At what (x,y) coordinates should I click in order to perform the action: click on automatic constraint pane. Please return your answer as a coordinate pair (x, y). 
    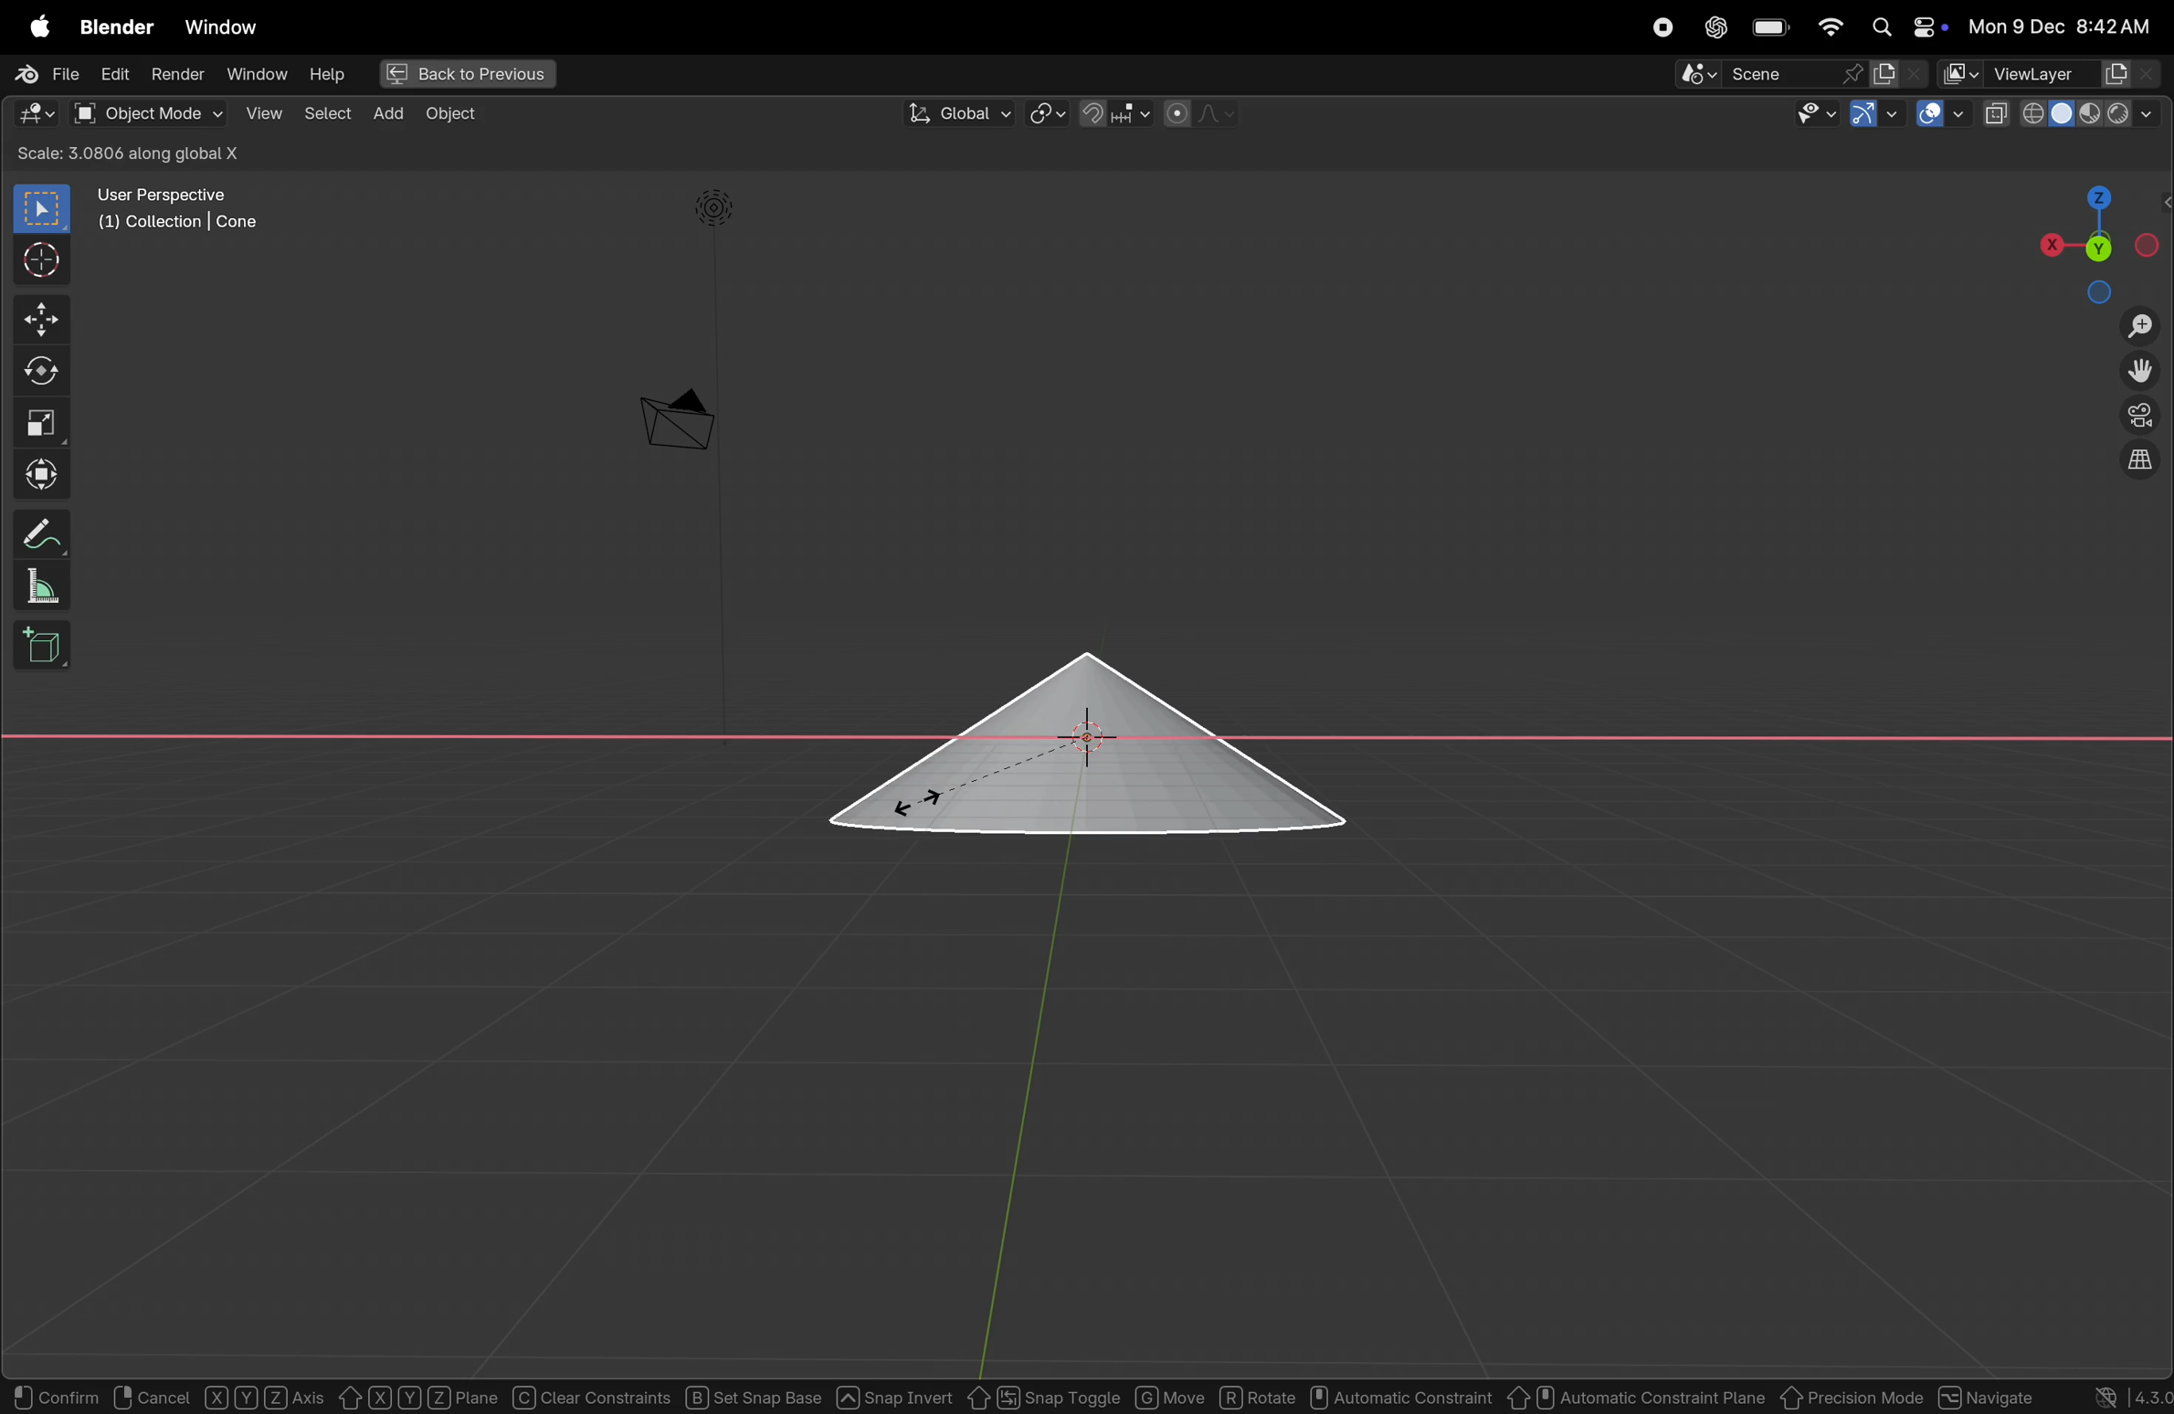
    Looking at the image, I should click on (1637, 1397).